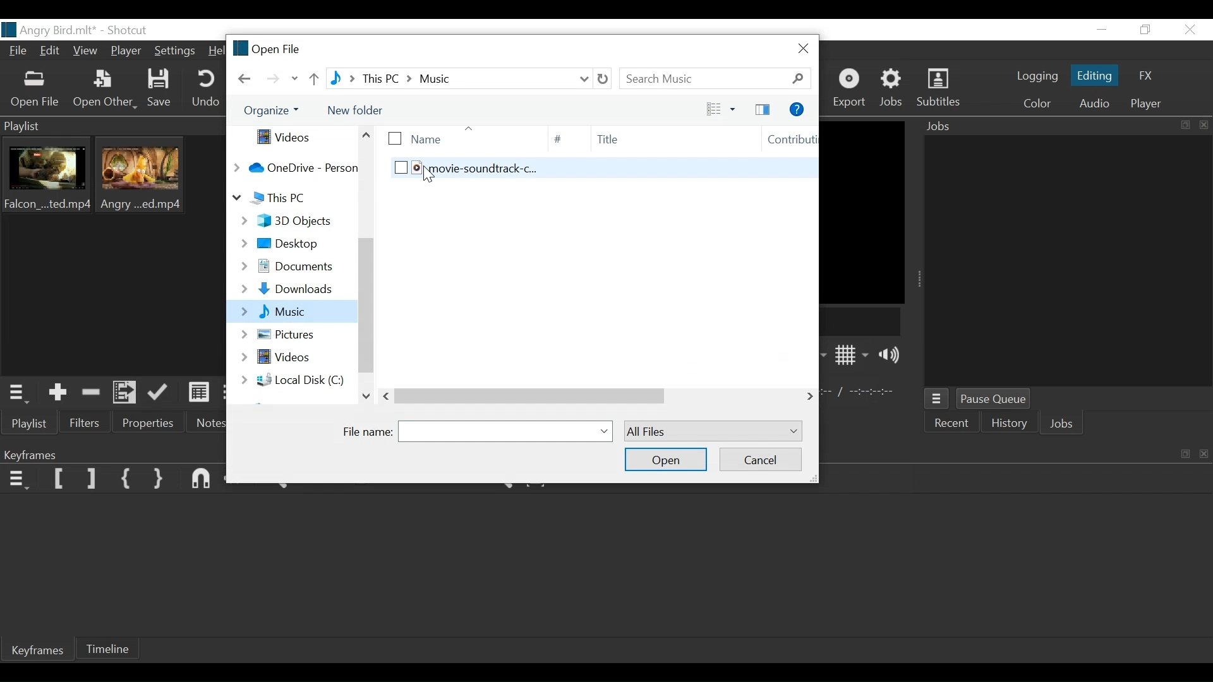 This screenshot has width=1213, height=682. I want to click on View, so click(716, 109).